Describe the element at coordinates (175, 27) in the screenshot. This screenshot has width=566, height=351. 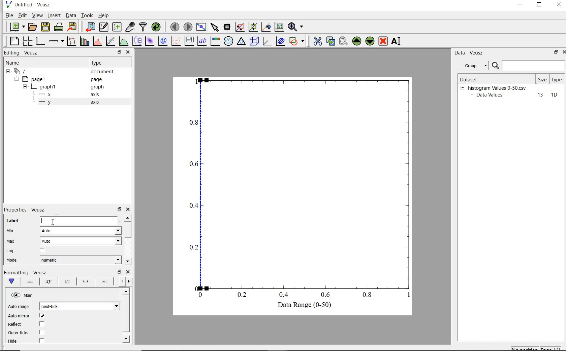
I see `move to previous page` at that location.